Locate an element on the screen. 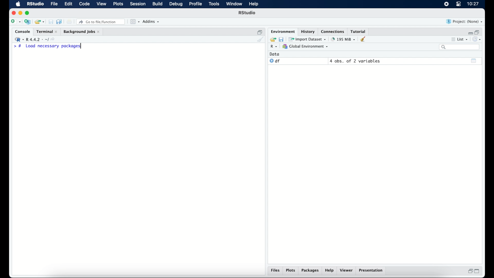 The height and width of the screenshot is (278, 494). R Studio is located at coordinates (35, 4).